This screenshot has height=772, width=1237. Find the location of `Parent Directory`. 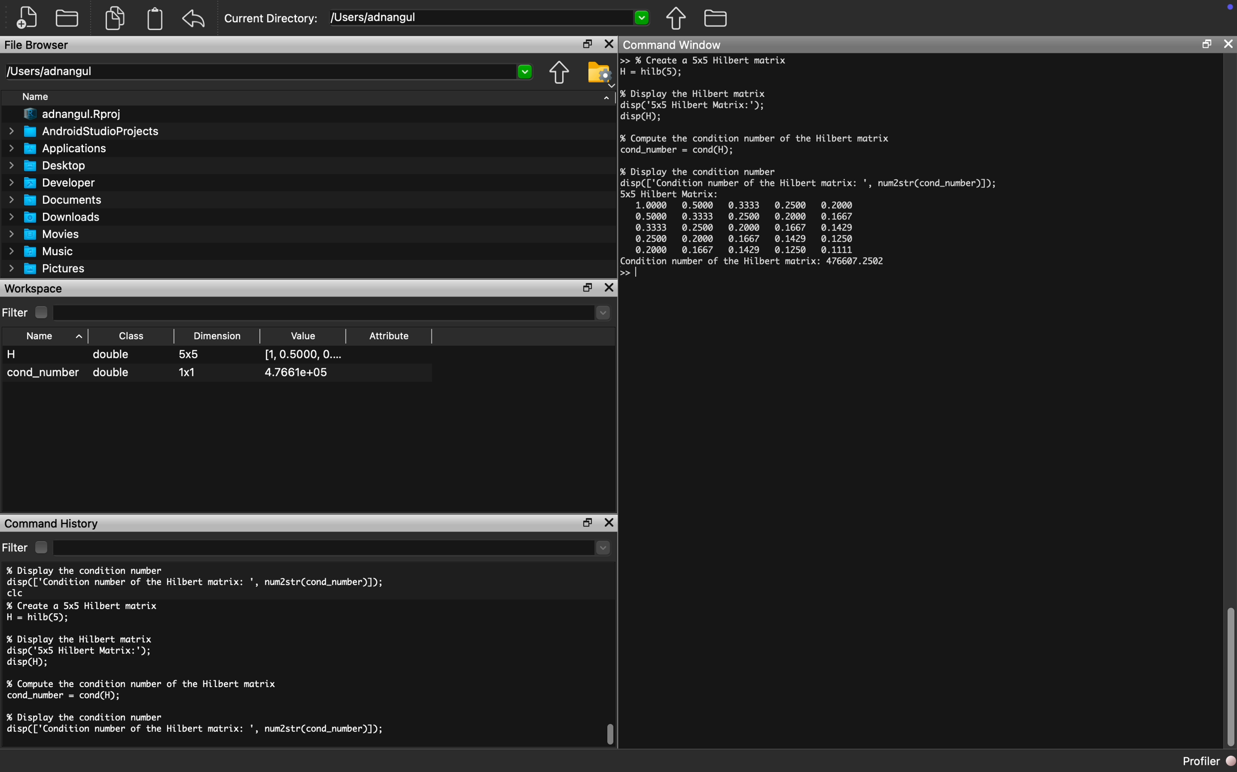

Parent Directory is located at coordinates (676, 18).